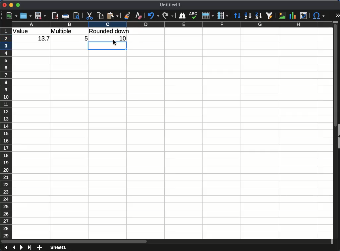 The image size is (340, 251). What do you see at coordinates (170, 5) in the screenshot?
I see `Untitled 1` at bounding box center [170, 5].